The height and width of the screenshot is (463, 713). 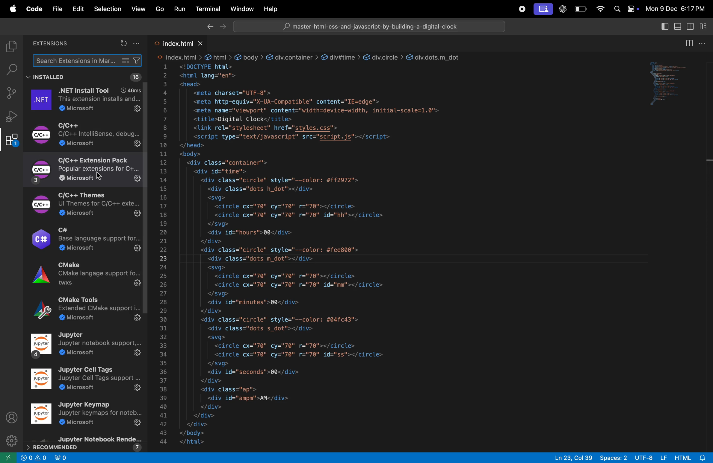 What do you see at coordinates (34, 9) in the screenshot?
I see `Code` at bounding box center [34, 9].